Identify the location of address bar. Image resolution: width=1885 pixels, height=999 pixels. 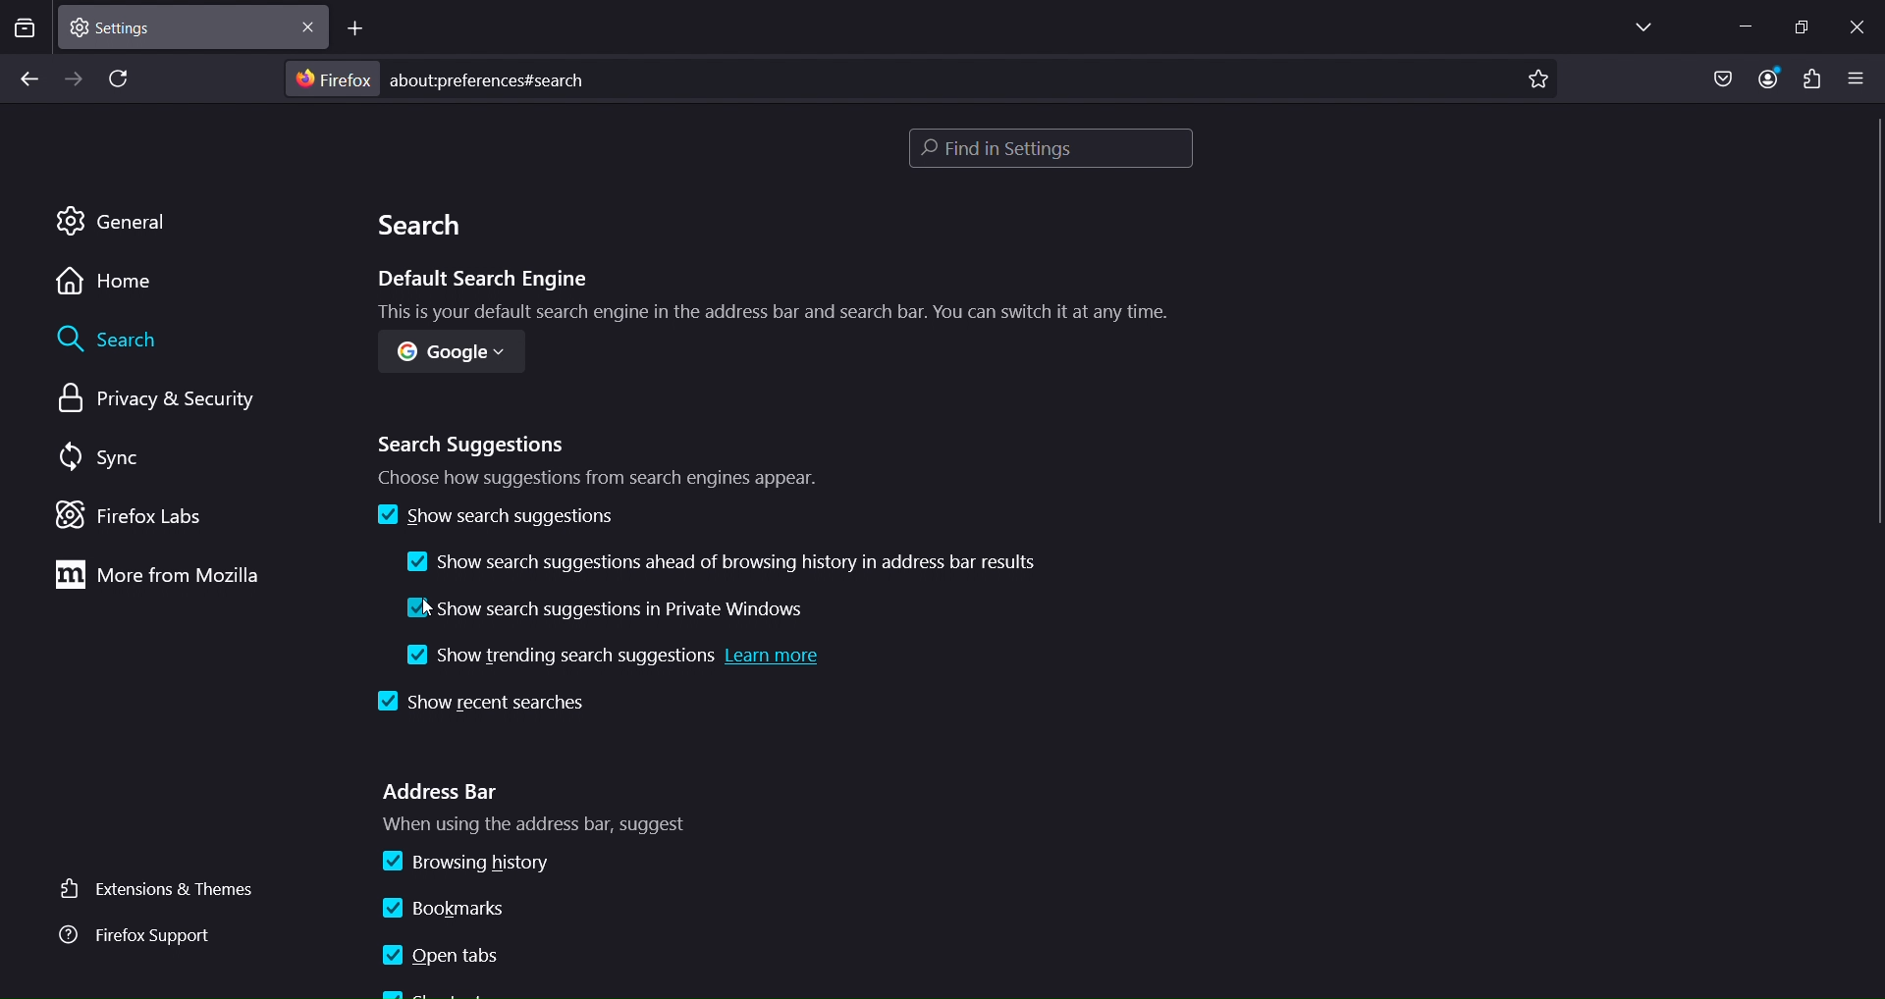
(442, 791).